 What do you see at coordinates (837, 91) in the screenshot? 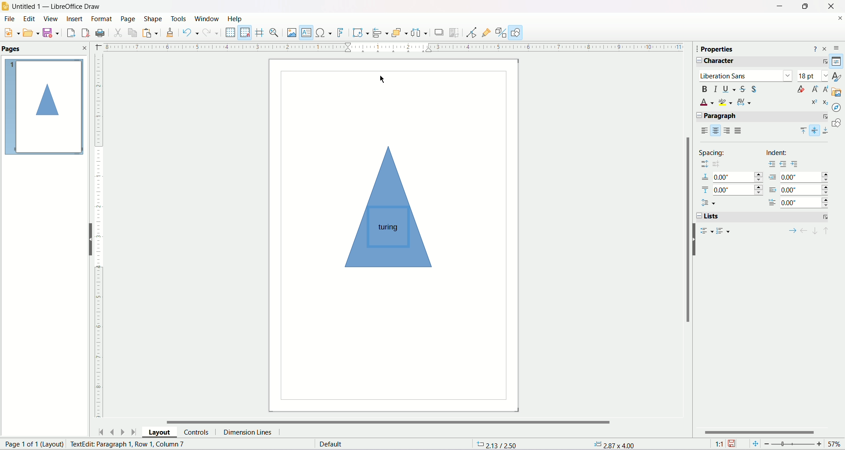
I see `Gallery` at bounding box center [837, 91].